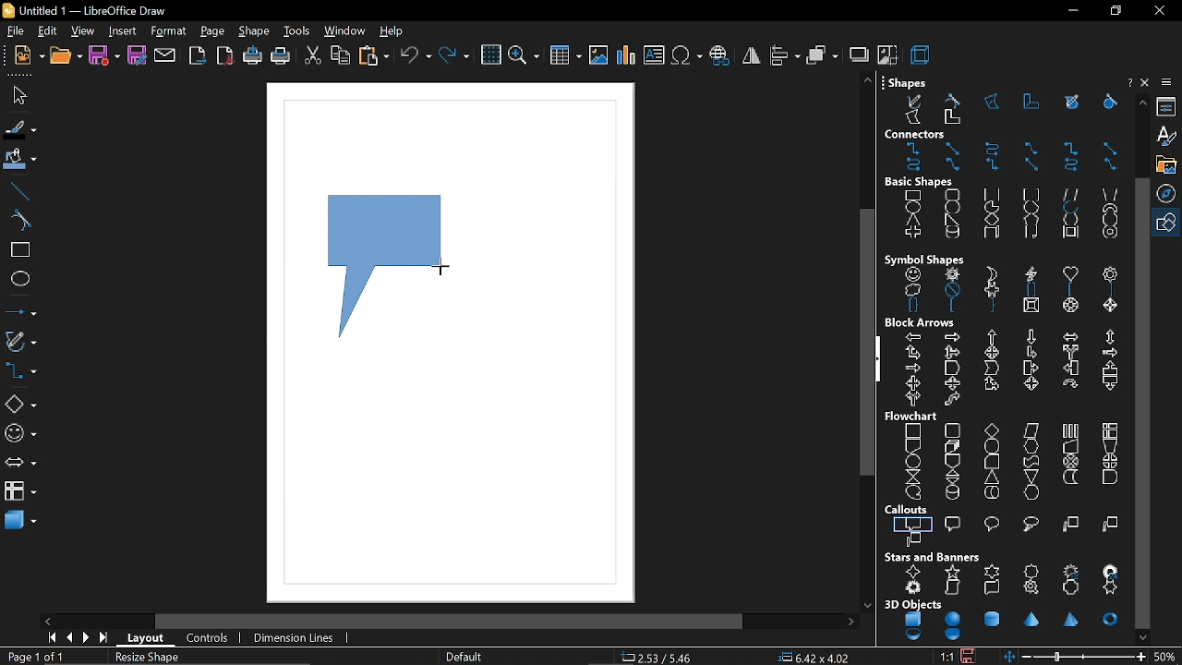 The image size is (1182, 665). I want to click on stored data, so click(1069, 478).